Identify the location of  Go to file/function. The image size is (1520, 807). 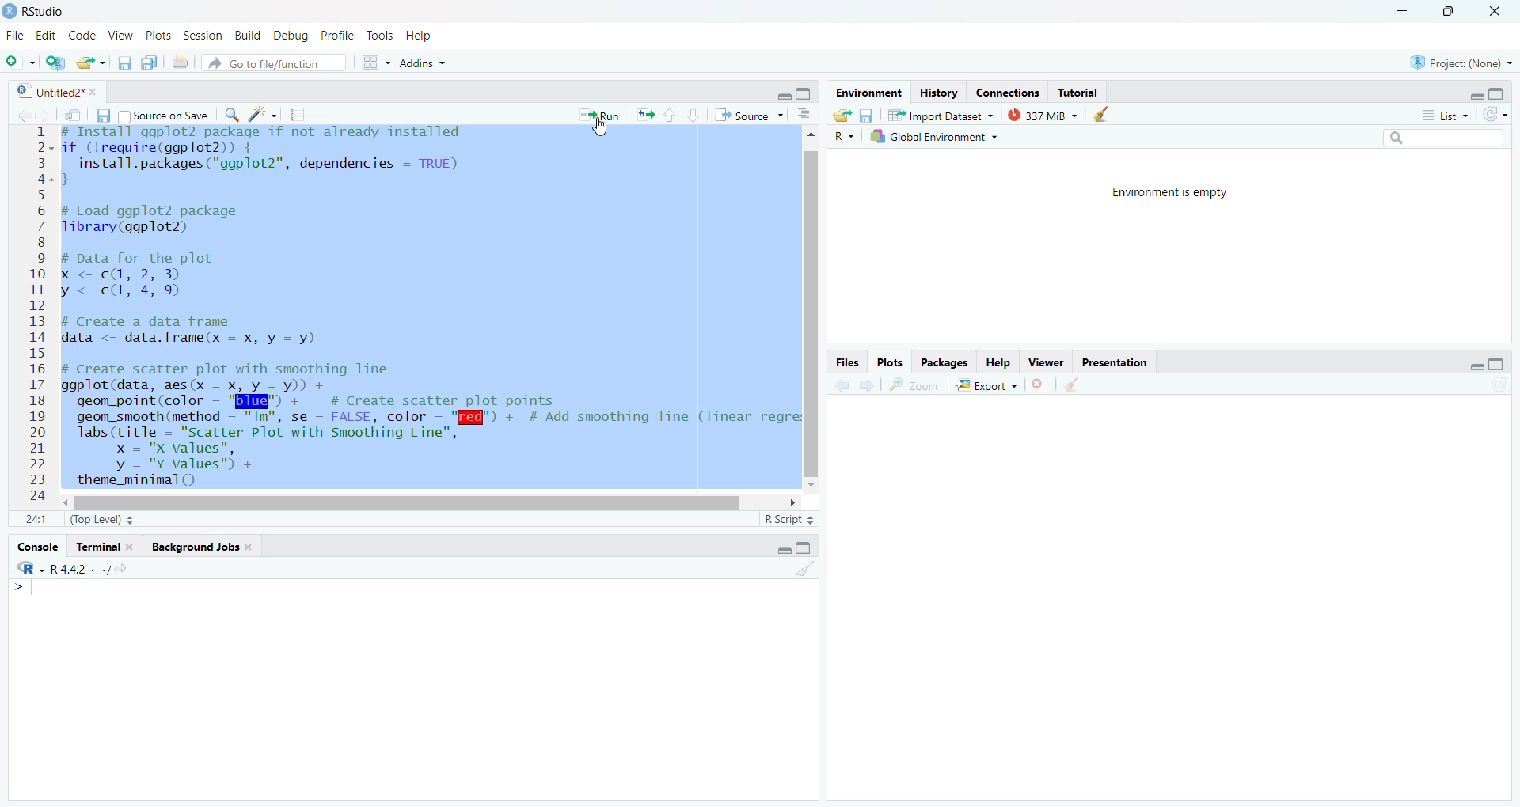
(272, 63).